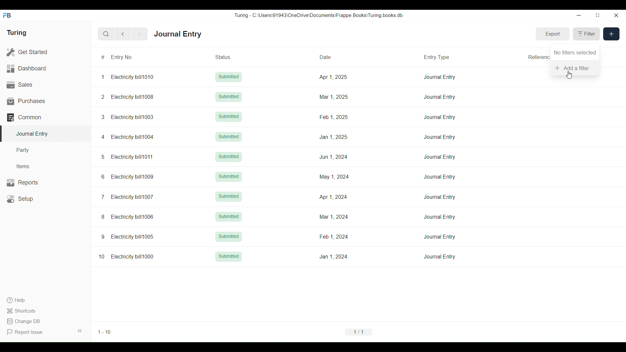  I want to click on Sales, so click(45, 85).